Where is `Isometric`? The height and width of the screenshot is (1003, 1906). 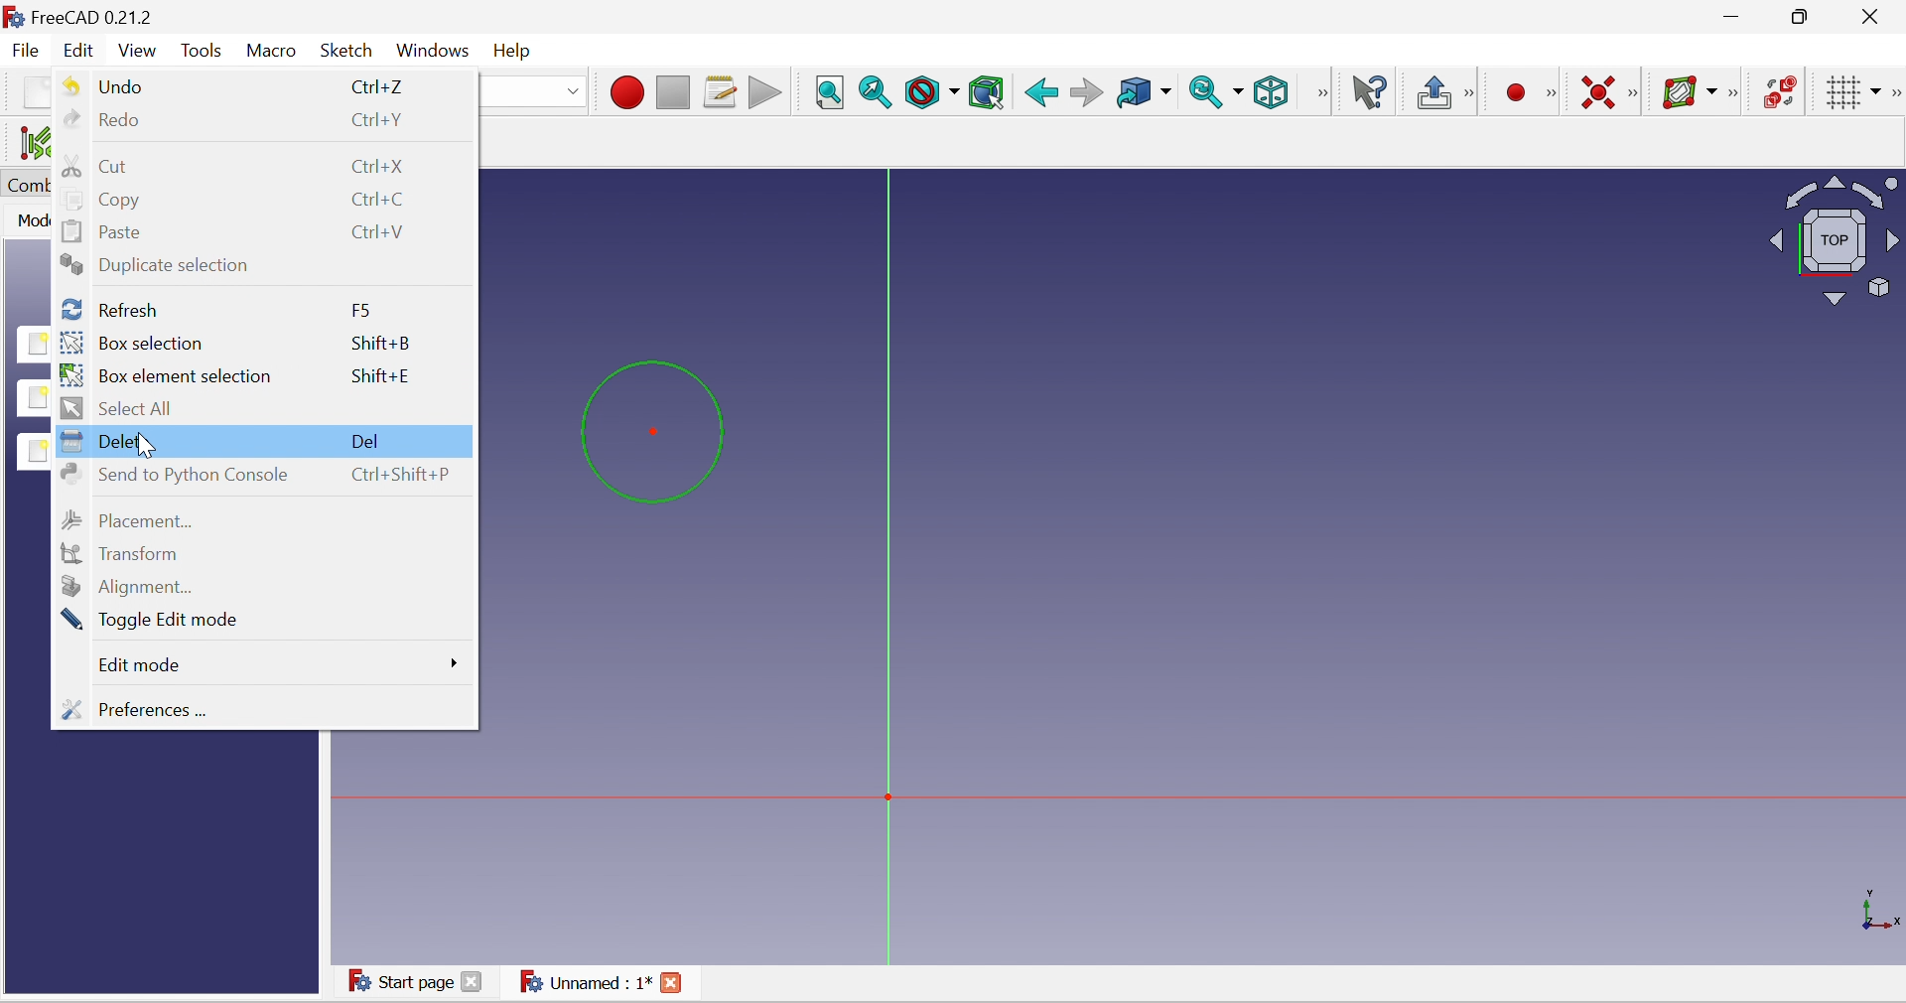
Isometric is located at coordinates (1270, 92).